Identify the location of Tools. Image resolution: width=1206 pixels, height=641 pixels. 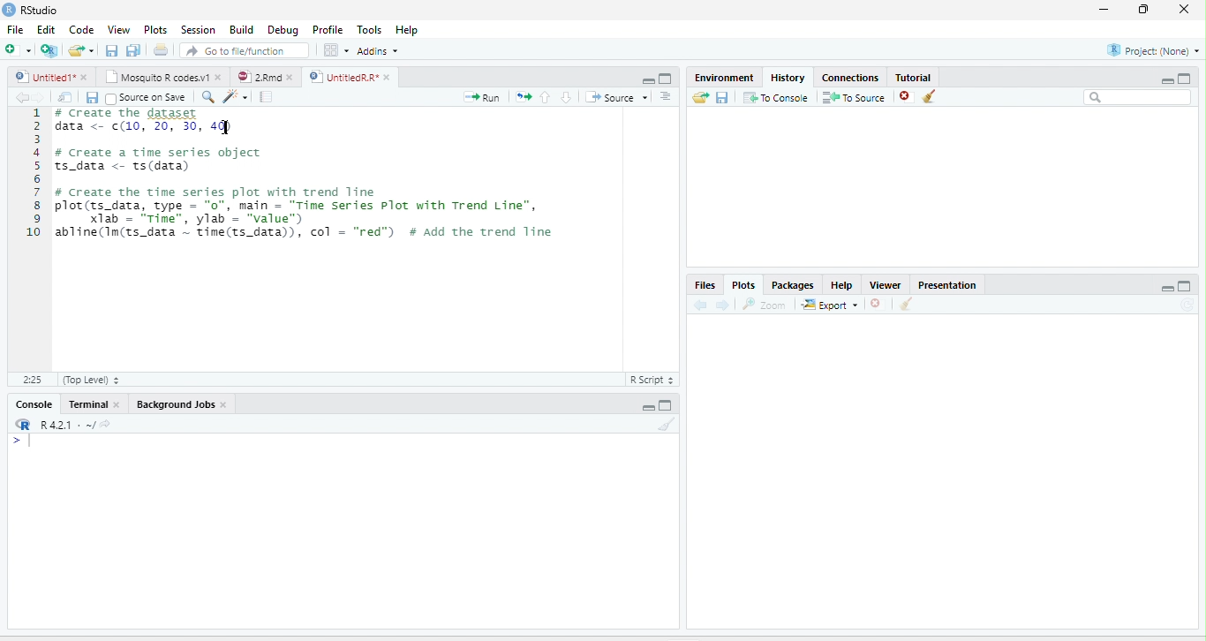
(368, 29).